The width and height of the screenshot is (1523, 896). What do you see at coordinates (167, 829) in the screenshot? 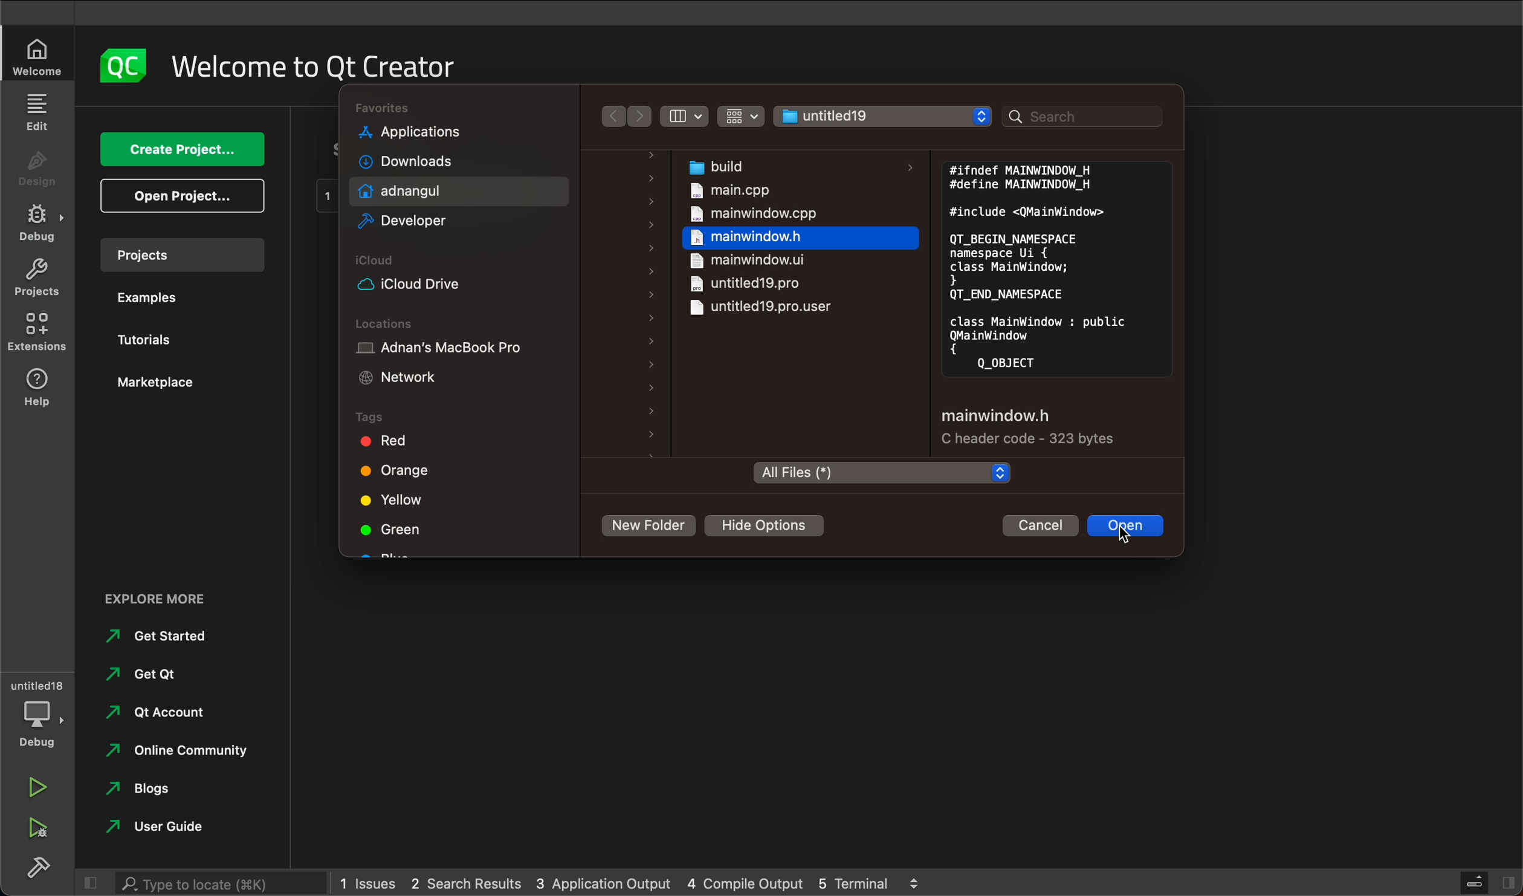
I see `user guide` at bounding box center [167, 829].